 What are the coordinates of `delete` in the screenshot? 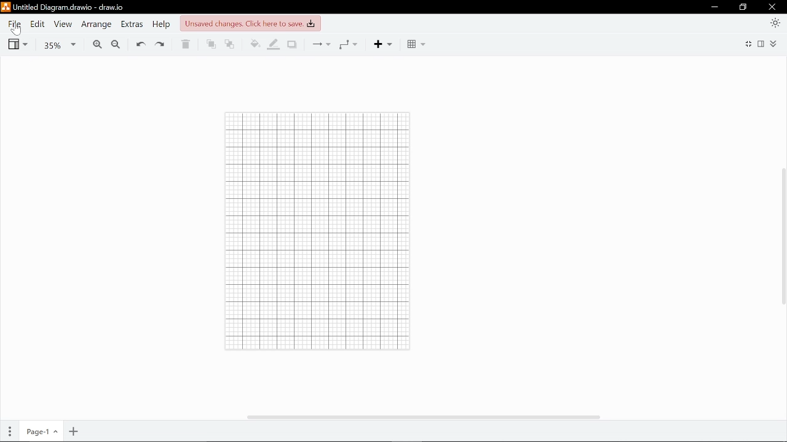 It's located at (184, 44).